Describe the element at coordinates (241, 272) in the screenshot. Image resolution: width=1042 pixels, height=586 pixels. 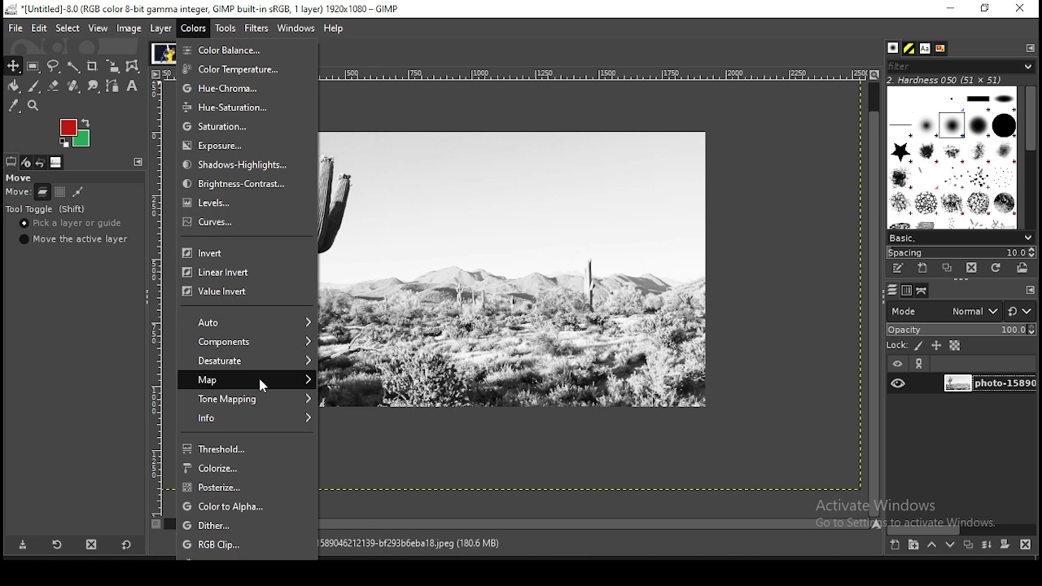
I see `linear invert` at that location.